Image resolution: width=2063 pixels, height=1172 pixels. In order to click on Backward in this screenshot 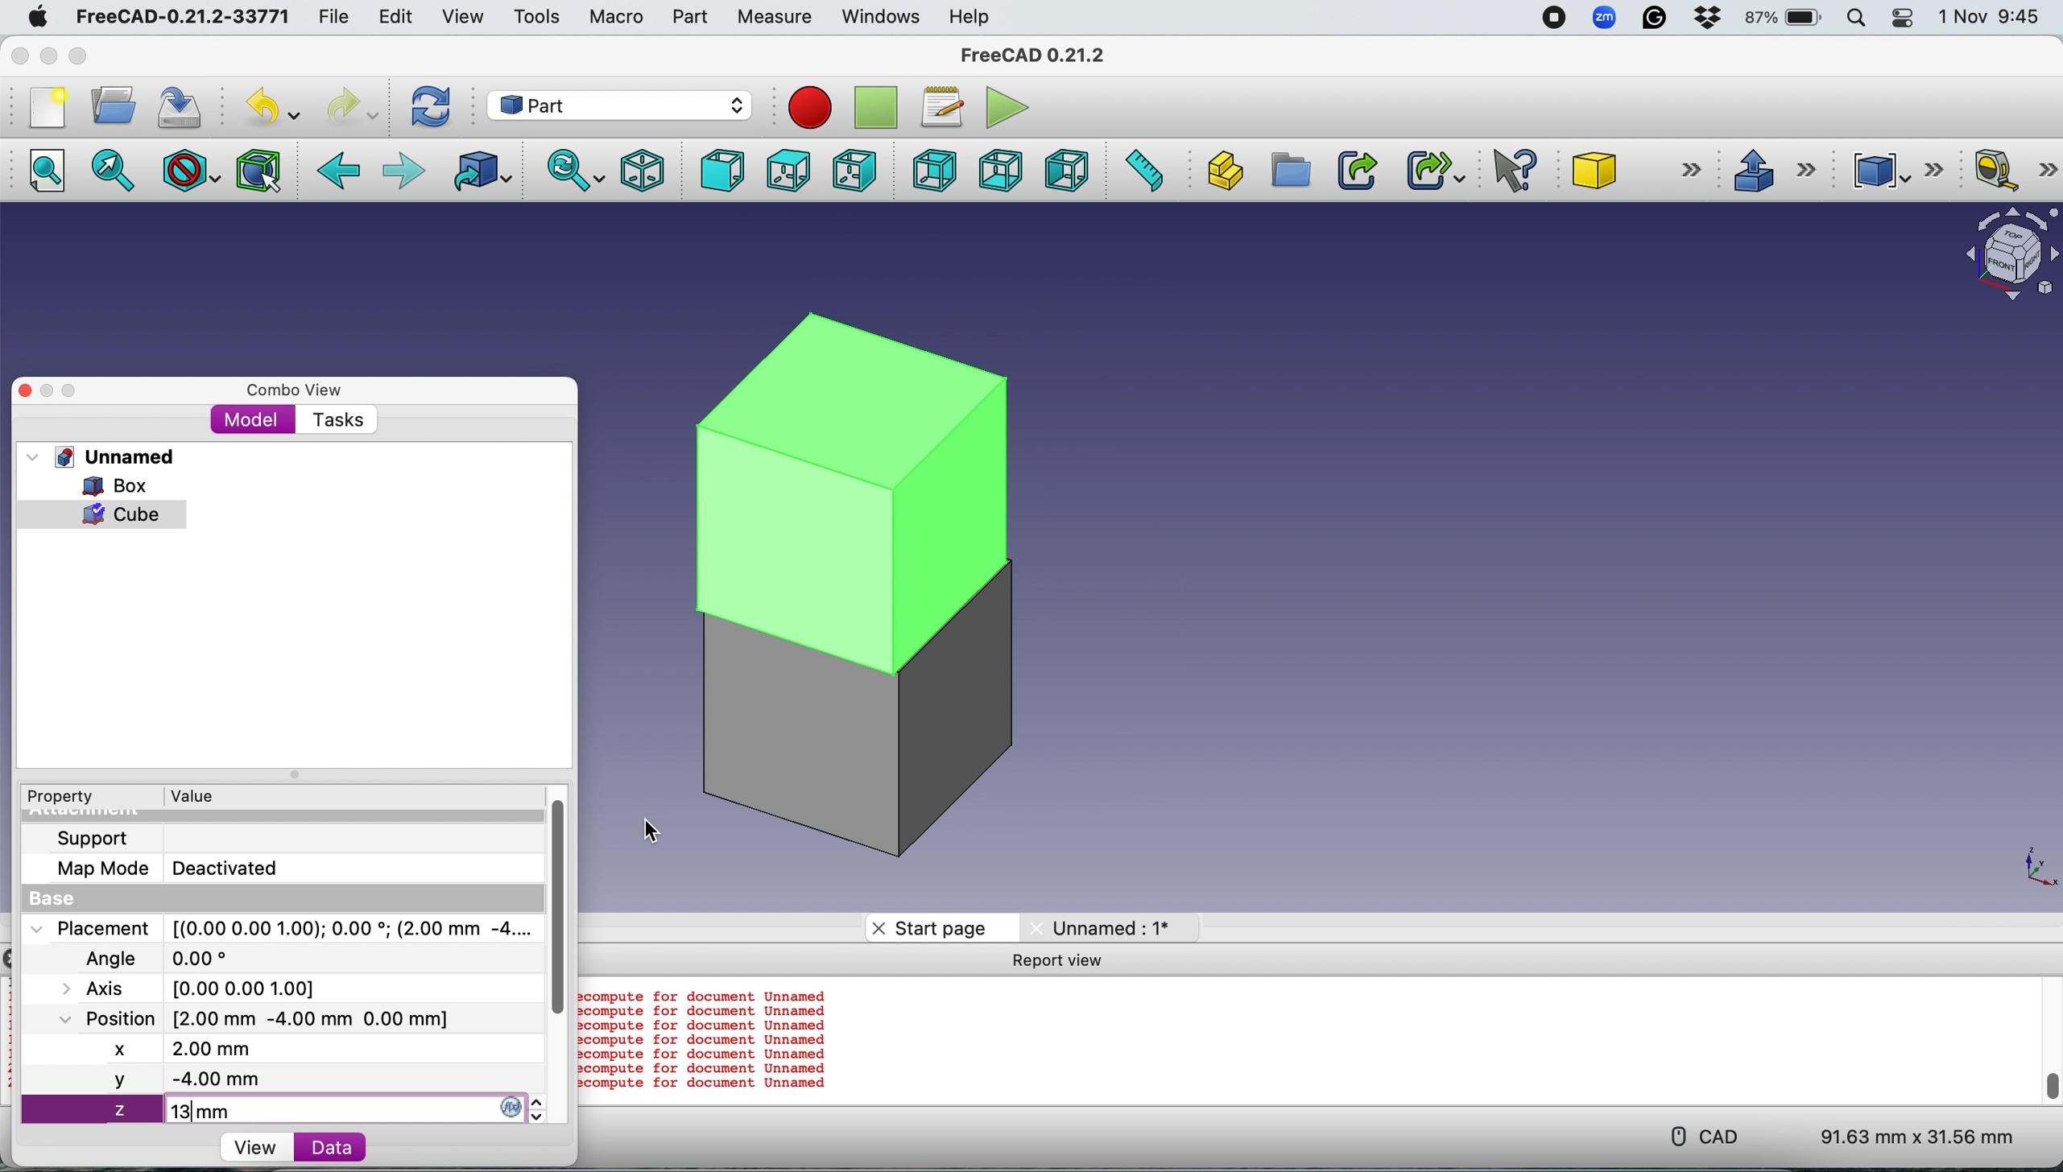, I will do `click(340, 172)`.